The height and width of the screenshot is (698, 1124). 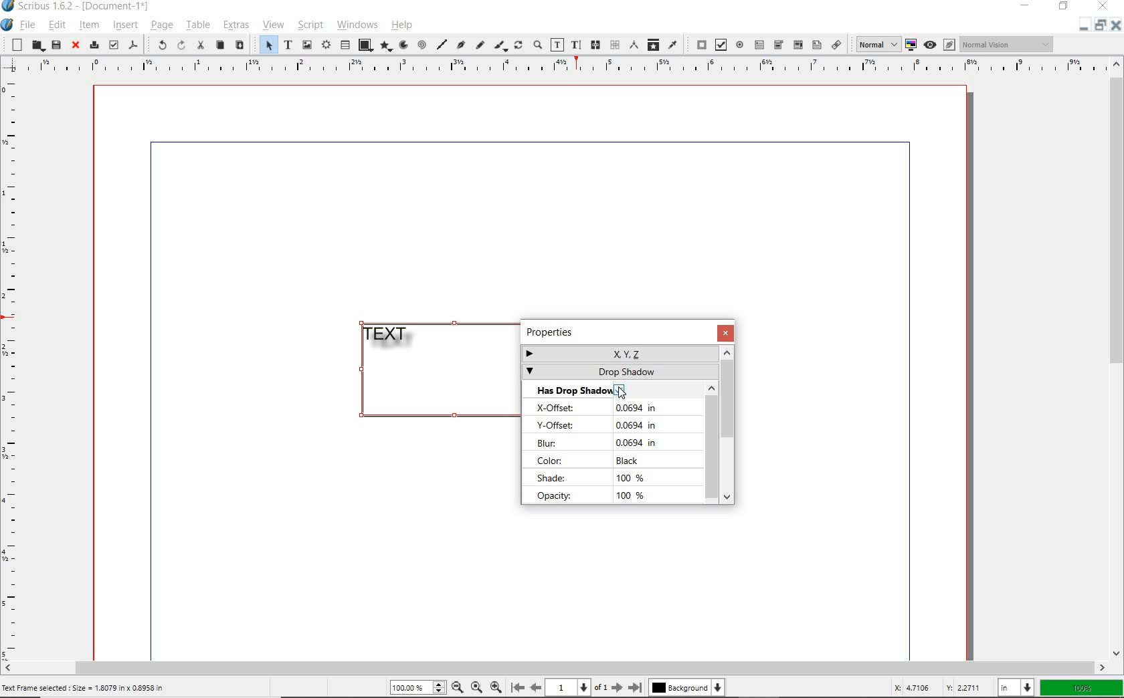 I want to click on Text Frame selected : Size = 1.8079 in x 0.8958 in, so click(x=84, y=688).